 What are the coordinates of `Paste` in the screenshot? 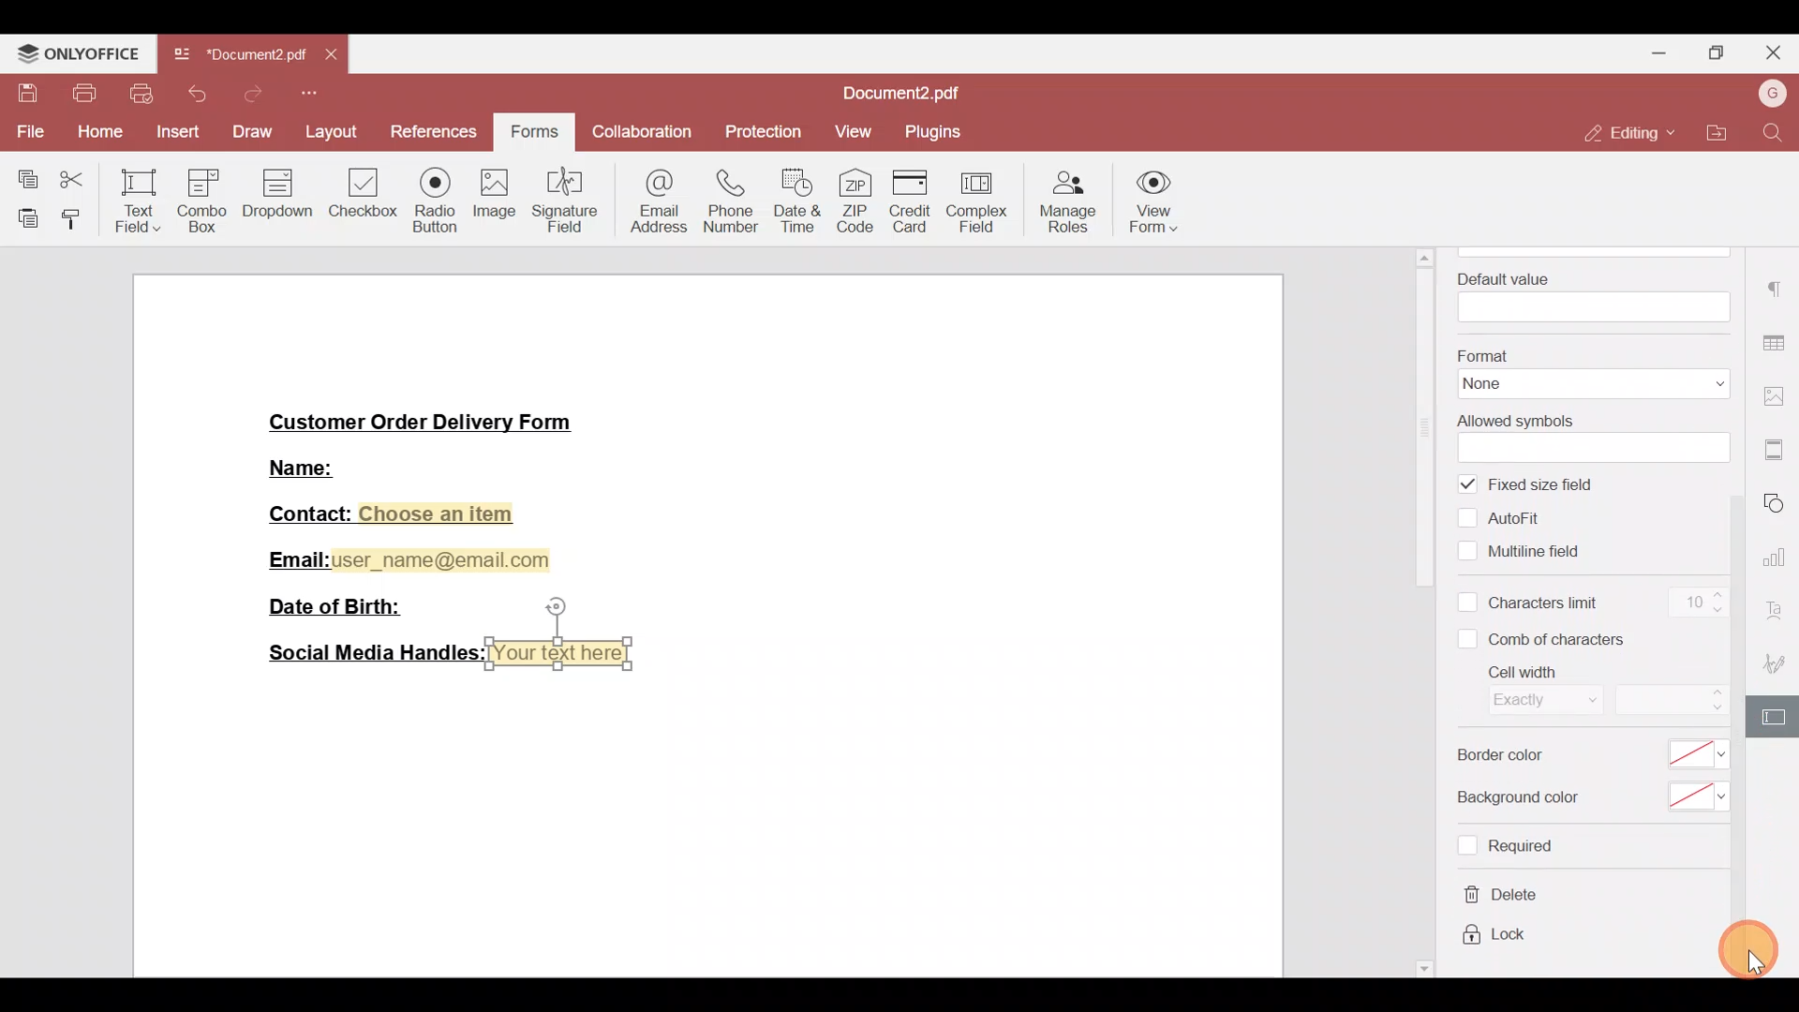 It's located at (21, 218).